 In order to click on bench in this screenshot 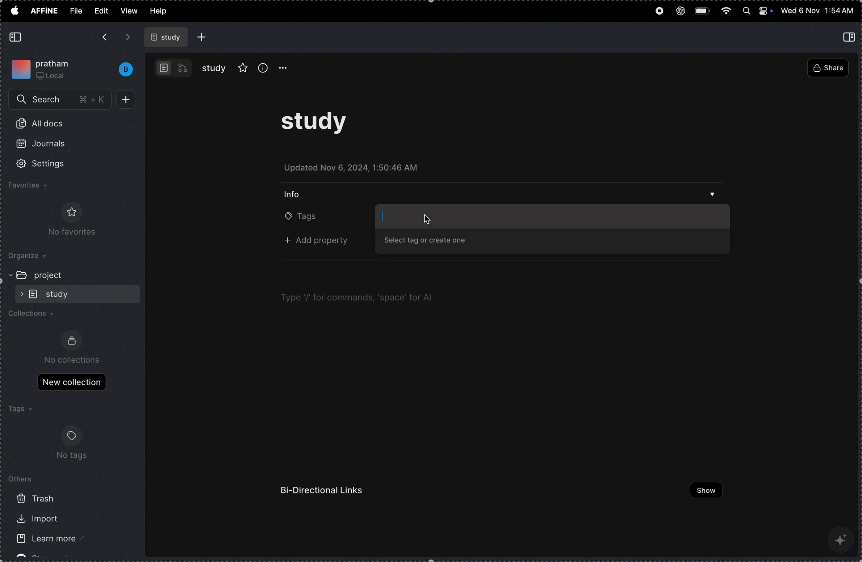, I will do `click(122, 70)`.